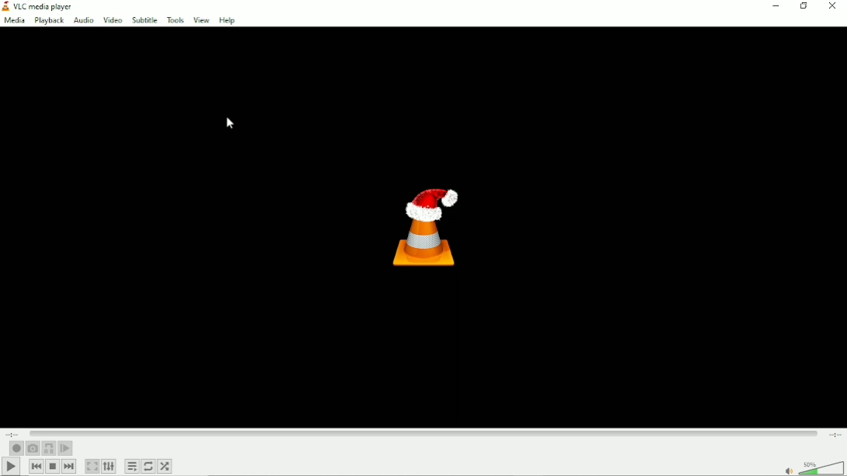 The width and height of the screenshot is (847, 476). What do you see at coordinates (421, 233) in the screenshot?
I see `vlc Logo` at bounding box center [421, 233].